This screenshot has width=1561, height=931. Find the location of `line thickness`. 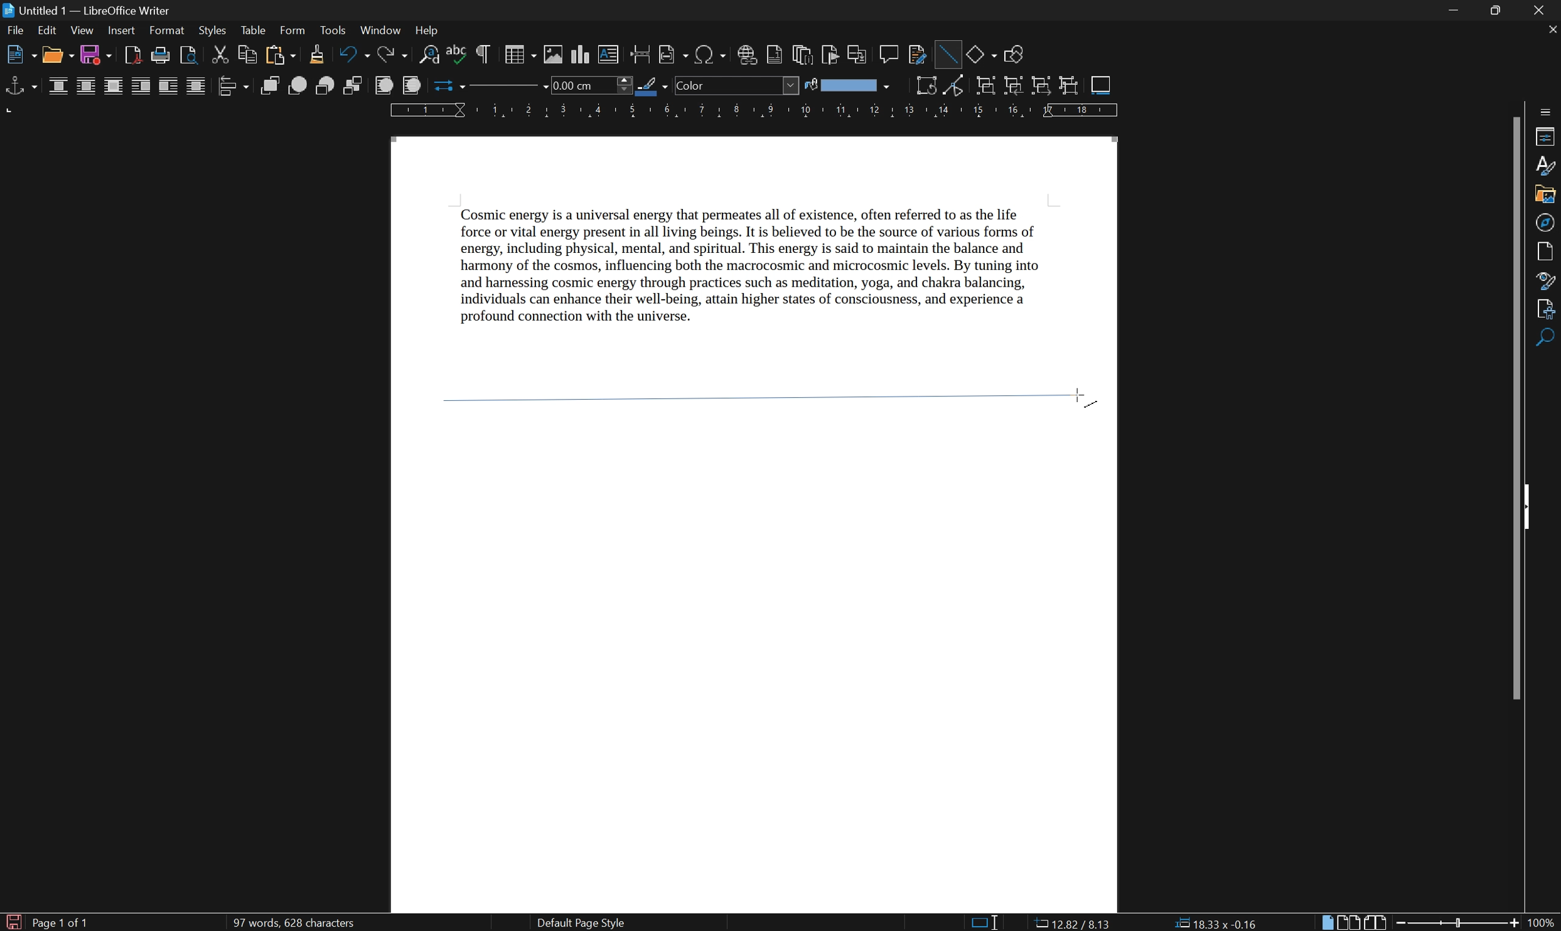

line thickness is located at coordinates (589, 85).